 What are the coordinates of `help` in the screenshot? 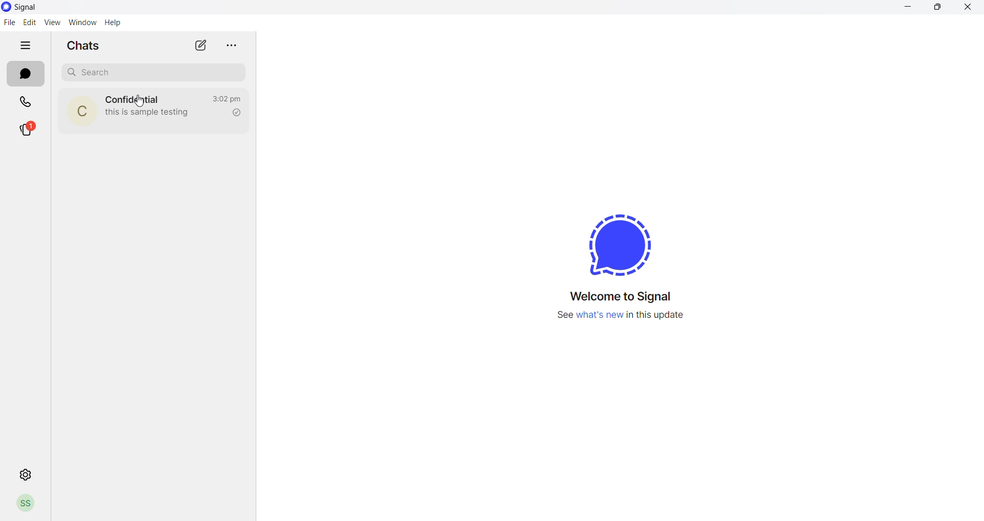 It's located at (114, 23).